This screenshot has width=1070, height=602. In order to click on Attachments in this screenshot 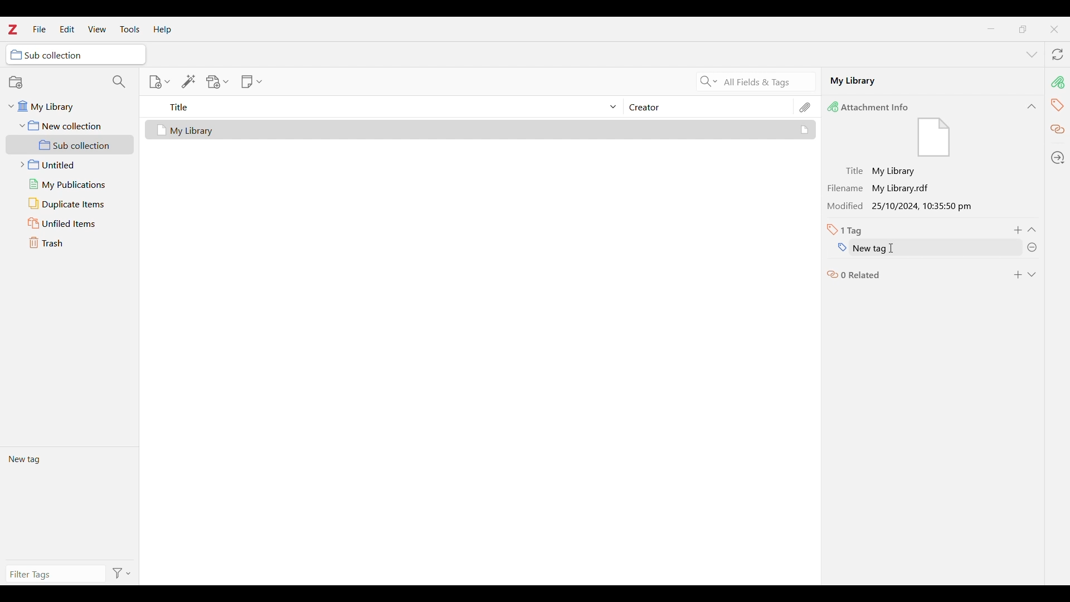, I will do `click(806, 107)`.